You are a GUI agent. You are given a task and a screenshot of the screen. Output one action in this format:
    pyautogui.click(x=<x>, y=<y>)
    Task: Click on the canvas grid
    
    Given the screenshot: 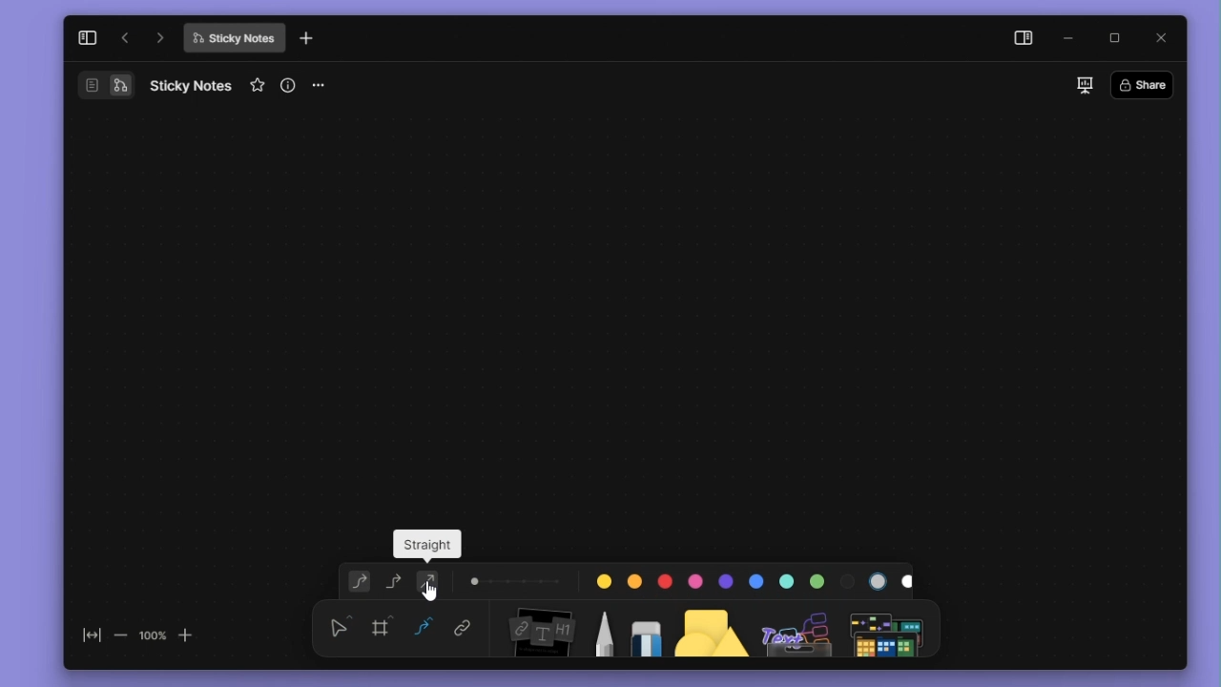 What is the action you would take?
    pyautogui.click(x=610, y=309)
    